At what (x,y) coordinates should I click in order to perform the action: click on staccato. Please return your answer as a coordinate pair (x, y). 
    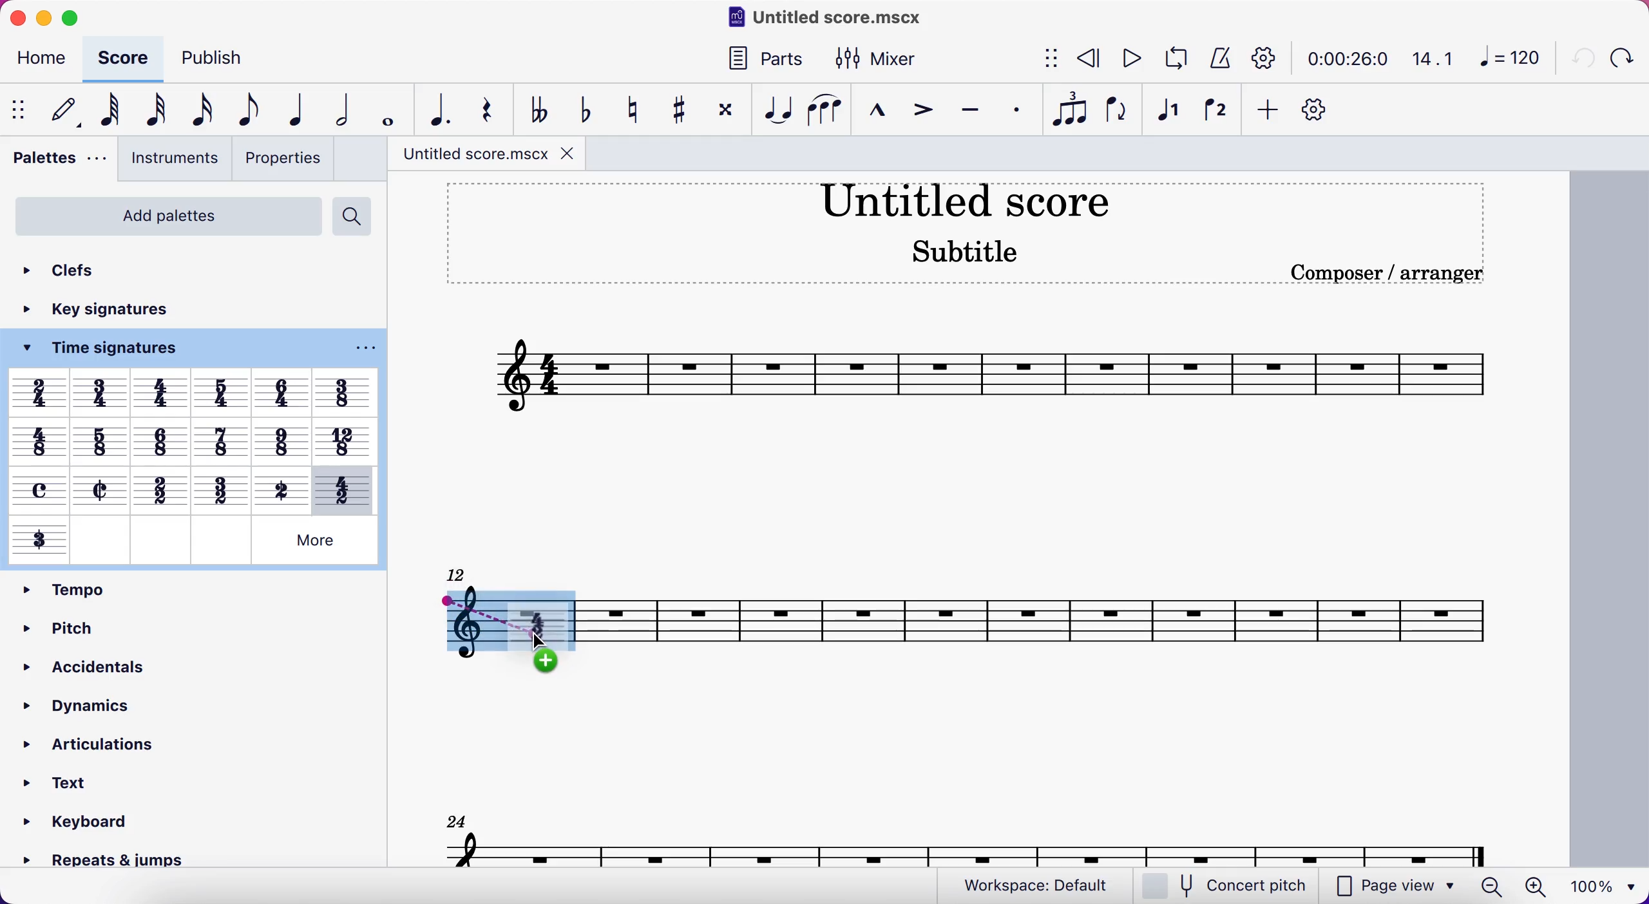
    Looking at the image, I should click on (1014, 111).